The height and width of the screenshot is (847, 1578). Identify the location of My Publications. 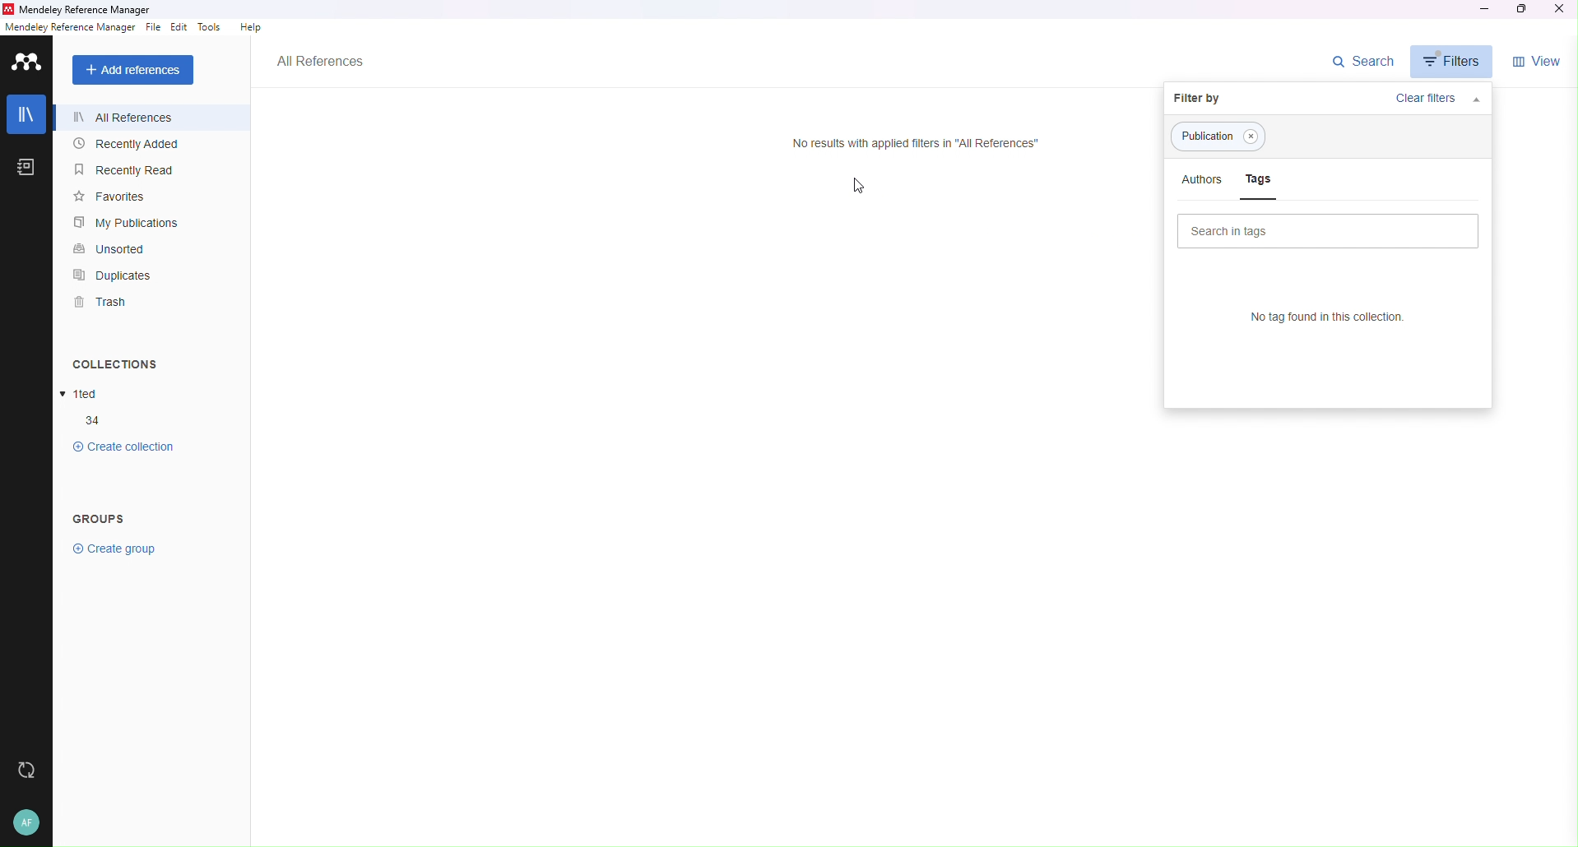
(136, 224).